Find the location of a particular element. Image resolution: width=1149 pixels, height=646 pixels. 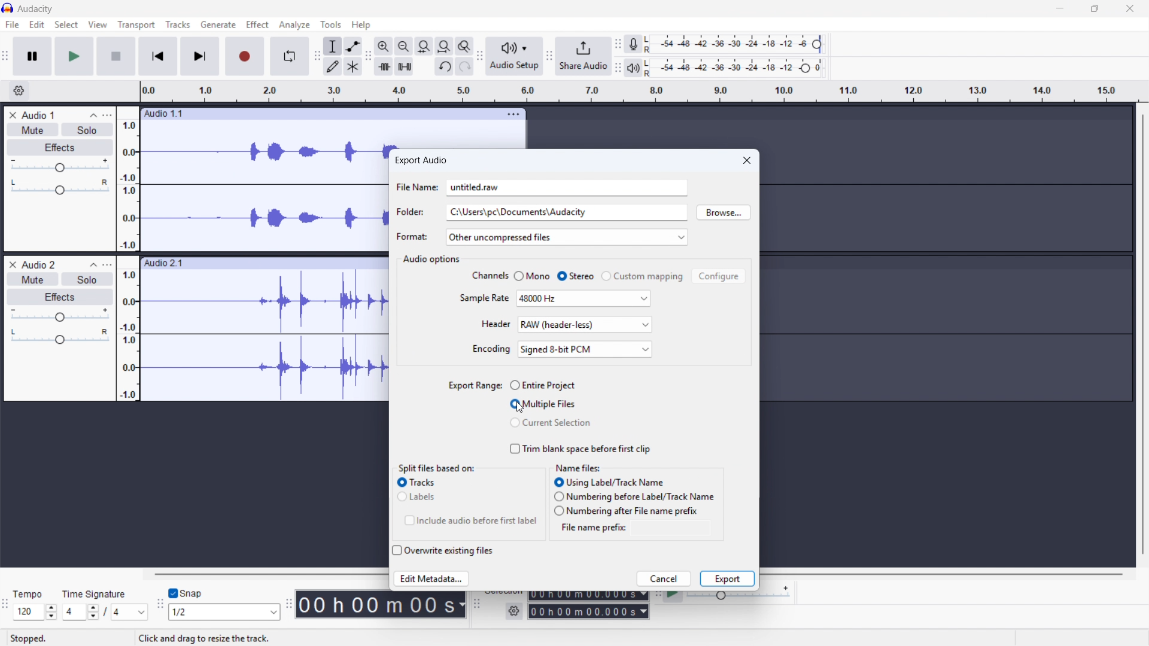

Set sample rate  is located at coordinates (584, 298).